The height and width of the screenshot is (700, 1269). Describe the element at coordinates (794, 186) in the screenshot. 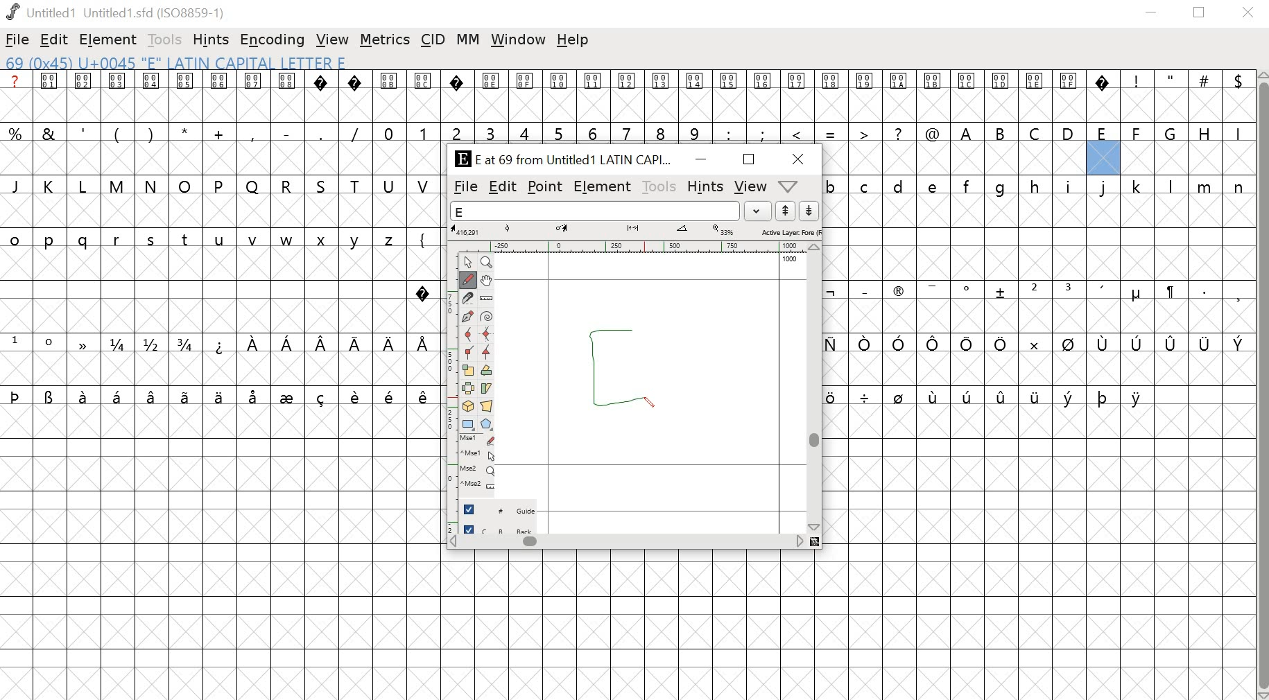

I see `dropdown menu` at that location.